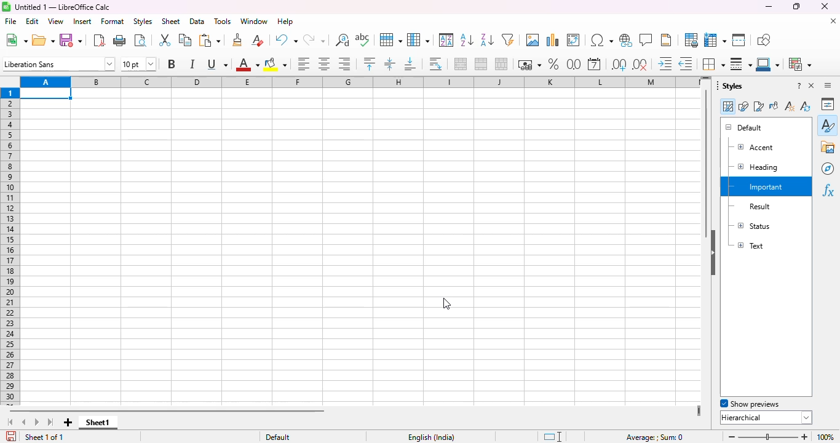 The width and height of the screenshot is (840, 443). I want to click on fill format mode, so click(774, 106).